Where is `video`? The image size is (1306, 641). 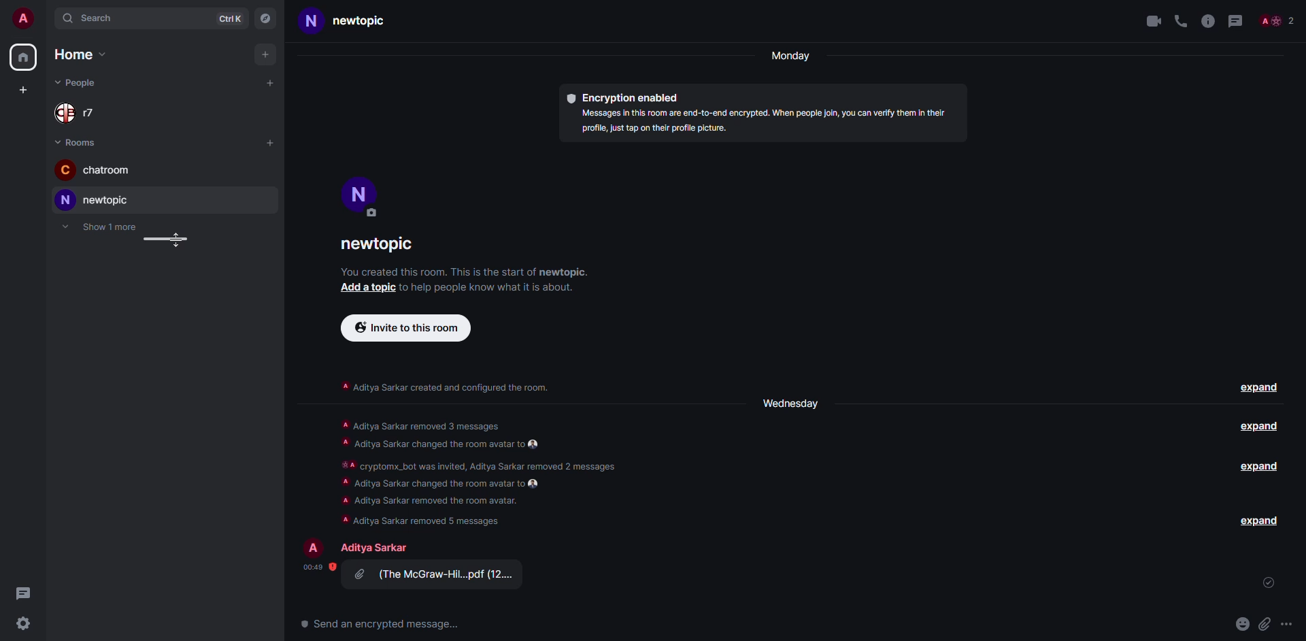
video is located at coordinates (1151, 20).